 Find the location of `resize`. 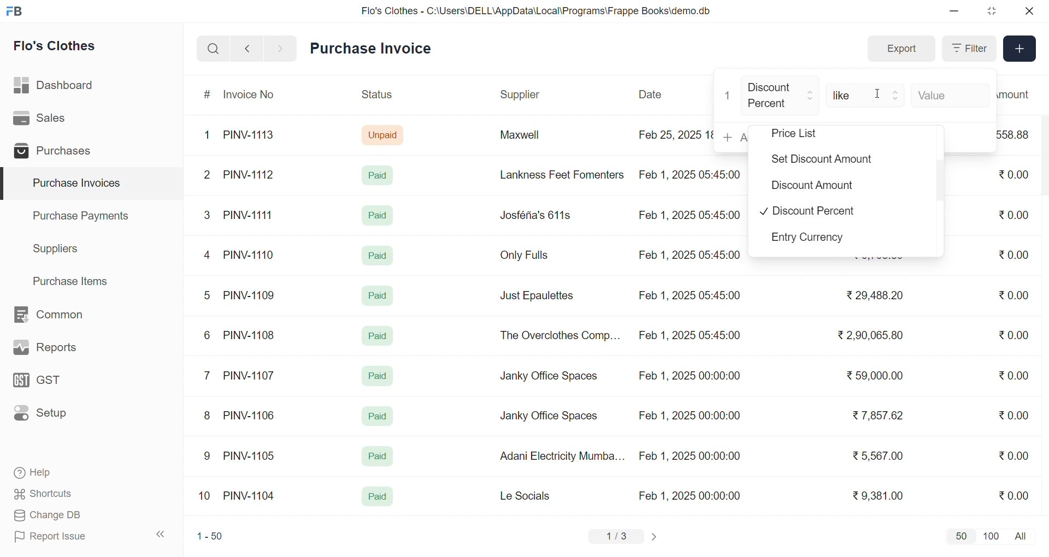

resize is located at coordinates (991, 11).